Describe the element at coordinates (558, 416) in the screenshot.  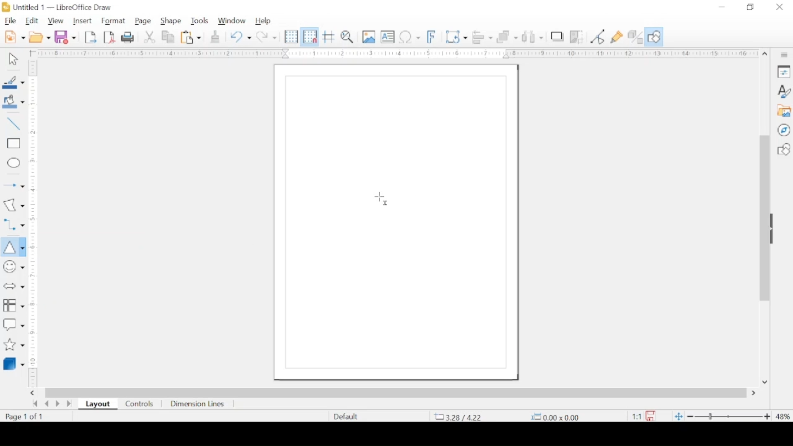
I see `coordinate` at that location.